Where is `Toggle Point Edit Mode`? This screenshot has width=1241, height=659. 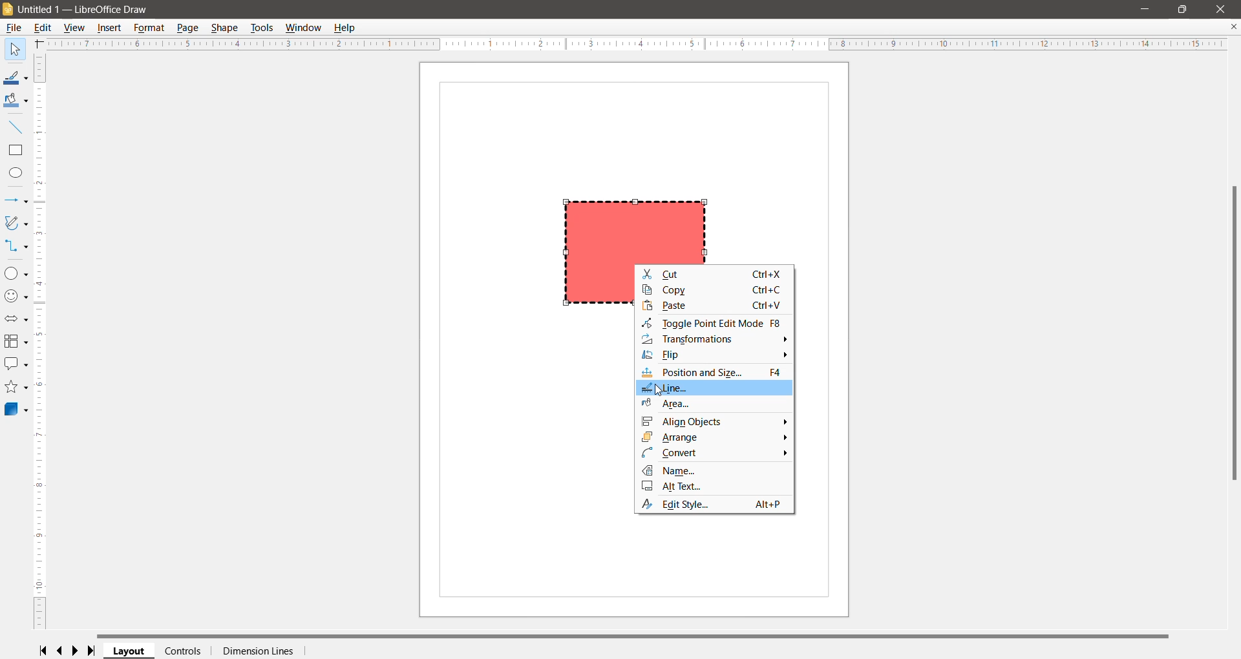
Toggle Point Edit Mode is located at coordinates (713, 324).